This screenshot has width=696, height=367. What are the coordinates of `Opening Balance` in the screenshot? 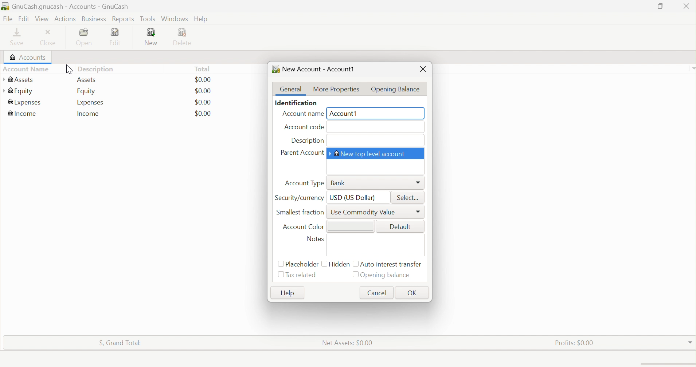 It's located at (396, 88).